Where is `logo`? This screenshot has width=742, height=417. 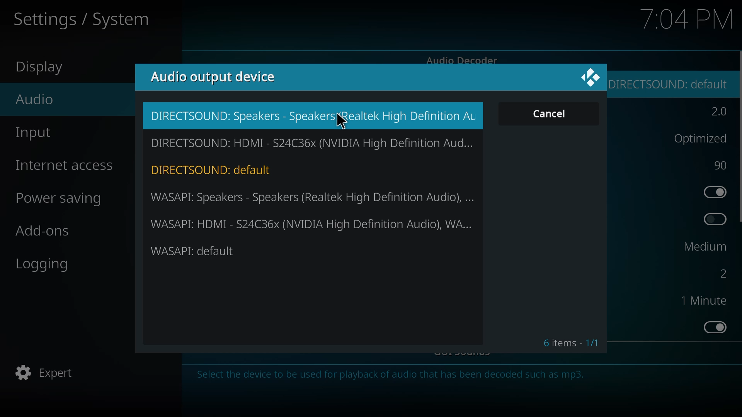
logo is located at coordinates (590, 76).